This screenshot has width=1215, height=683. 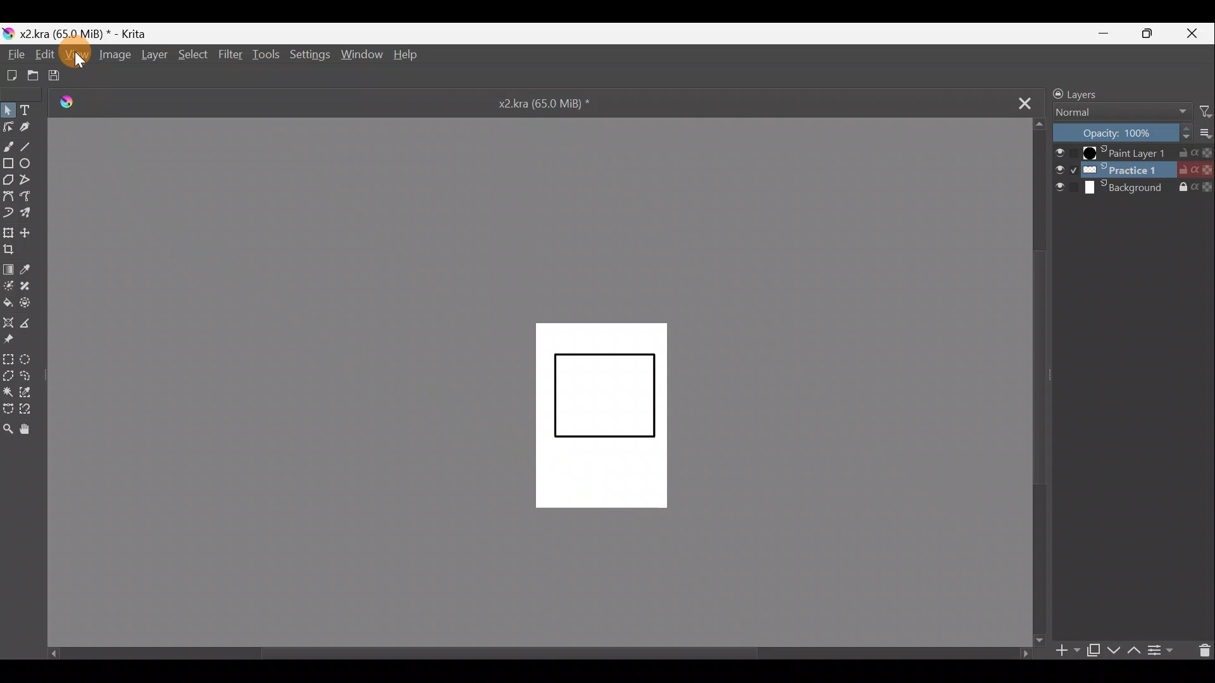 I want to click on Delete layer/mask, so click(x=1205, y=650).